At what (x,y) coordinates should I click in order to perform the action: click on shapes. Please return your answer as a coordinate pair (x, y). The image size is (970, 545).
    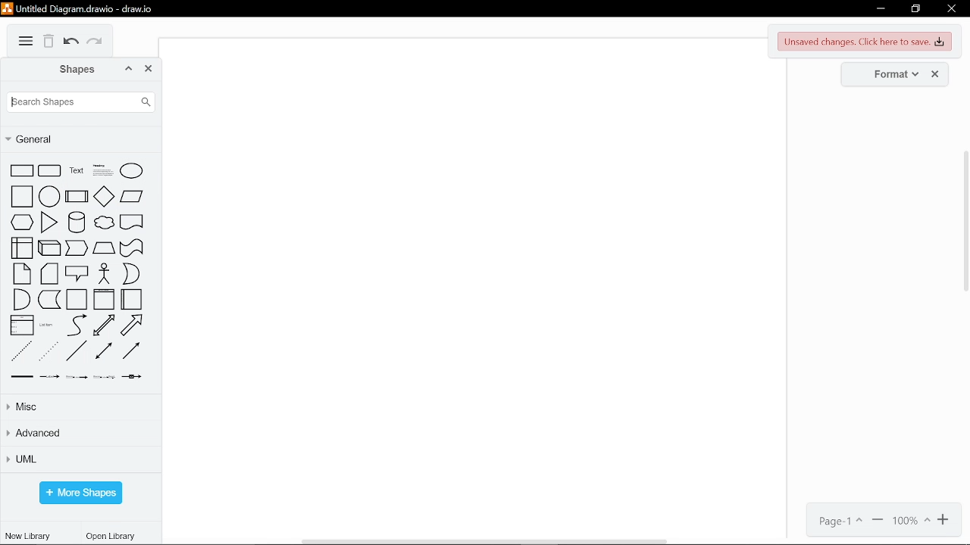
    Looking at the image, I should click on (69, 69).